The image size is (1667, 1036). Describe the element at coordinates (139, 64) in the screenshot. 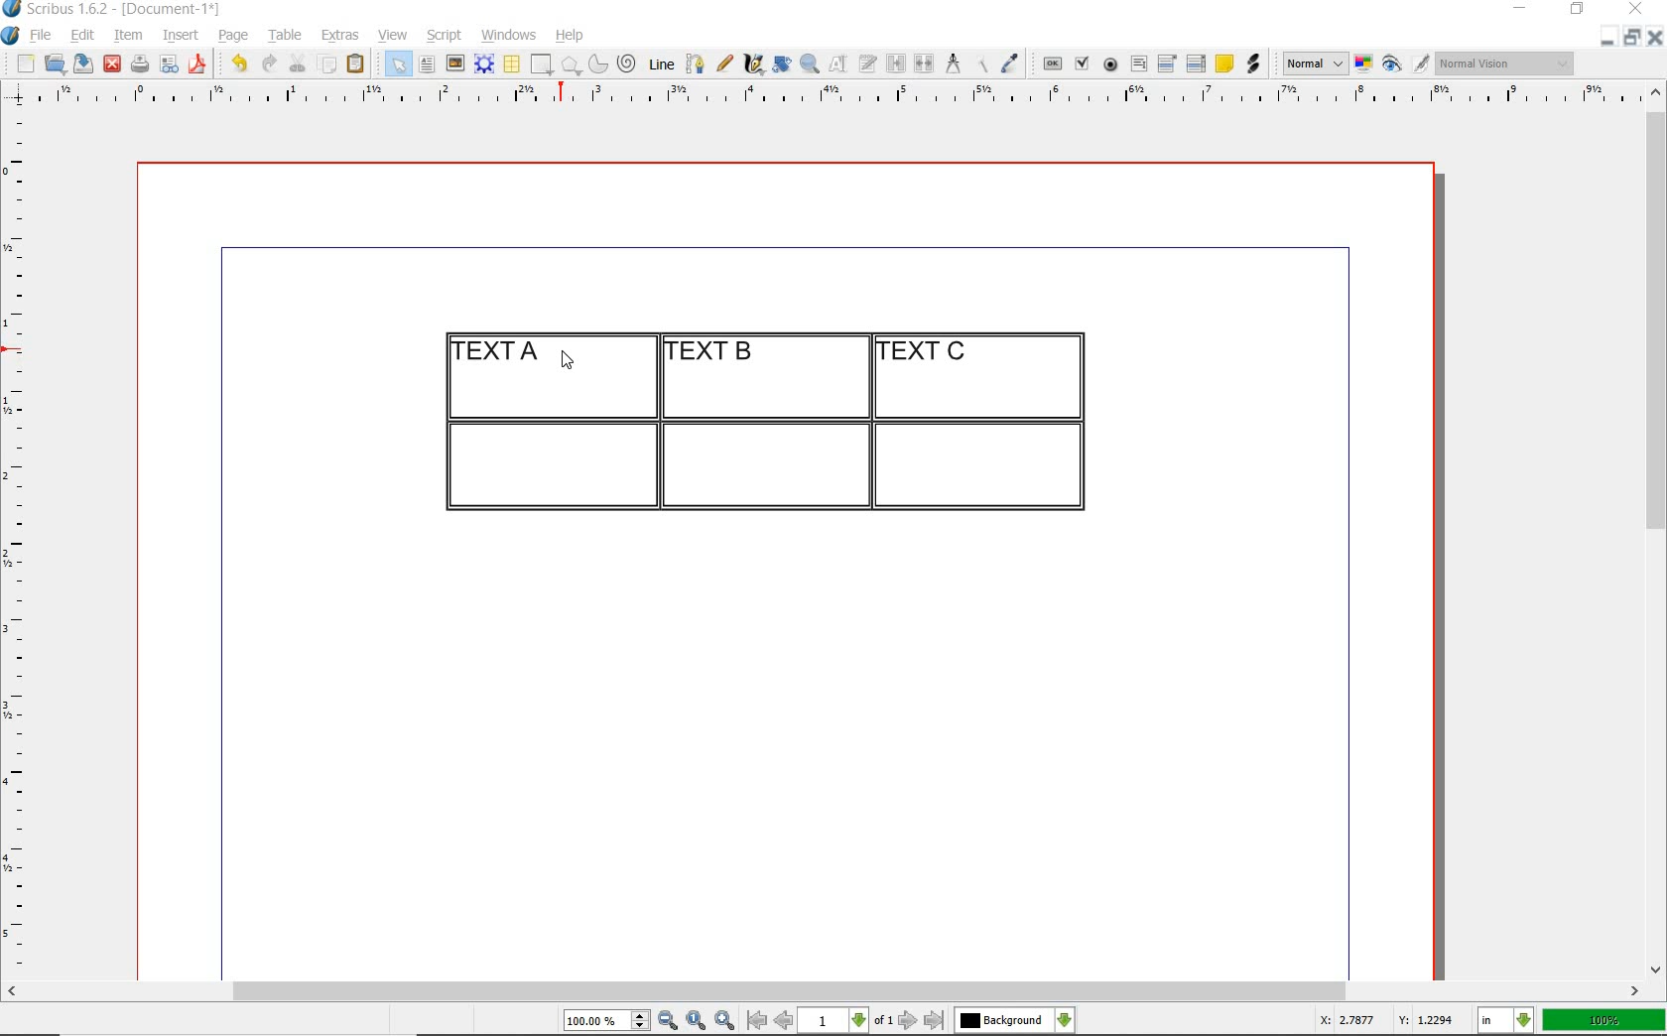

I see `print` at that location.